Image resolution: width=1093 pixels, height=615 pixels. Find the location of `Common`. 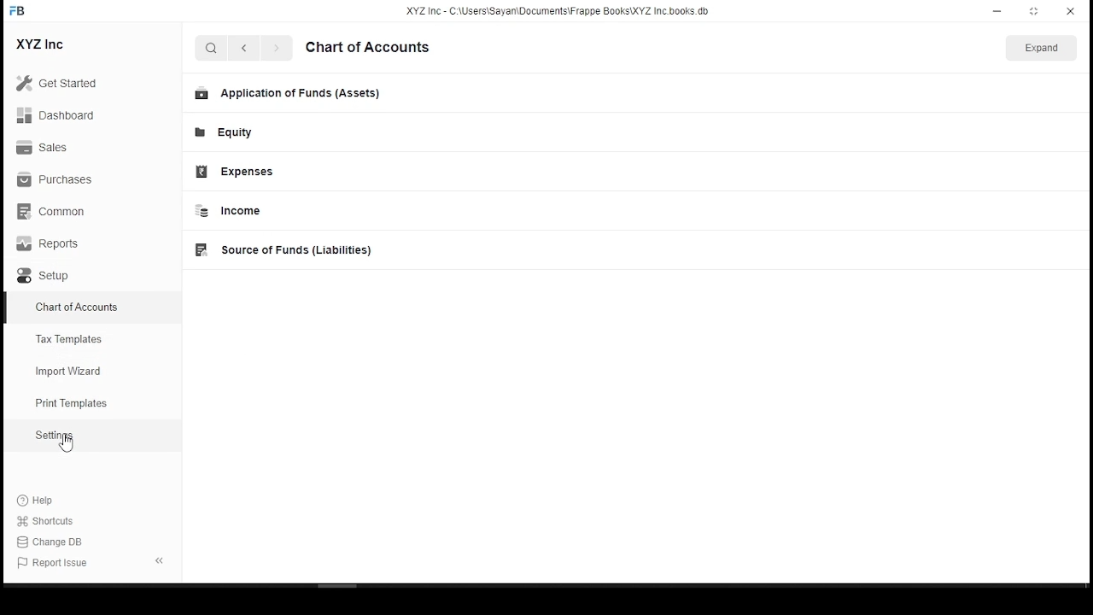

Common is located at coordinates (52, 211).